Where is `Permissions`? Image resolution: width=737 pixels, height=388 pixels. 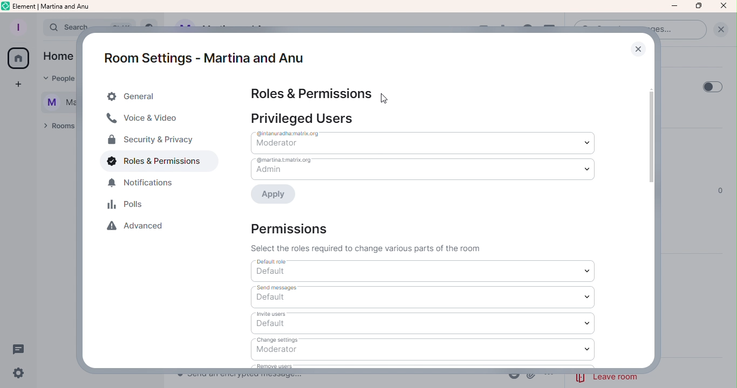 Permissions is located at coordinates (366, 237).